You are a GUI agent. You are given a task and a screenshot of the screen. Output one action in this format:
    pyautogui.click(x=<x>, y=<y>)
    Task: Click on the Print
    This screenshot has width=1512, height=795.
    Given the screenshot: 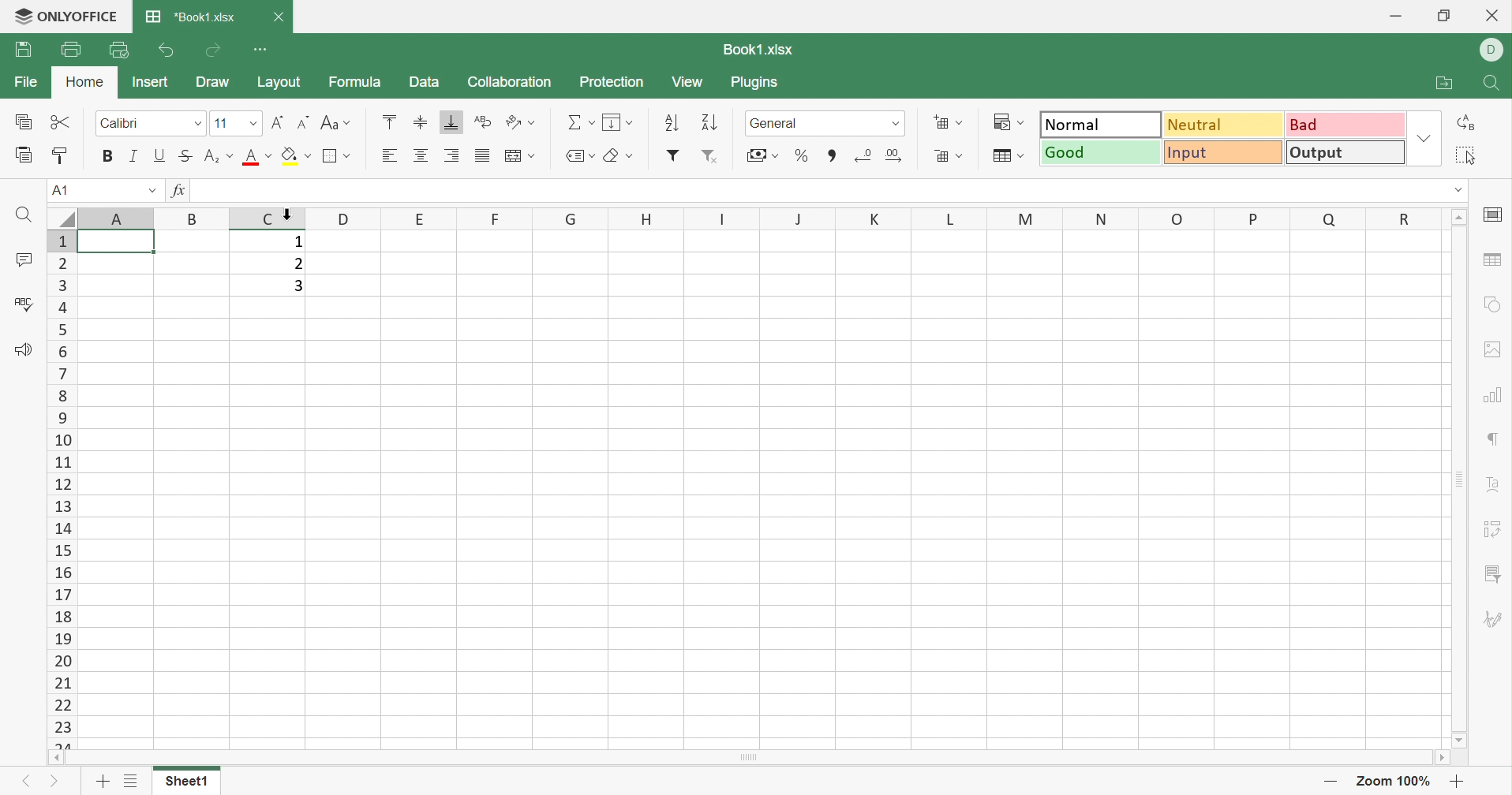 What is the action you would take?
    pyautogui.click(x=74, y=49)
    